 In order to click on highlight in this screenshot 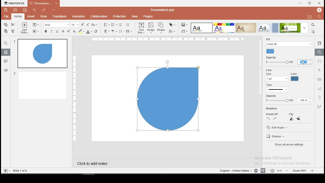, I will do `click(81, 32)`.